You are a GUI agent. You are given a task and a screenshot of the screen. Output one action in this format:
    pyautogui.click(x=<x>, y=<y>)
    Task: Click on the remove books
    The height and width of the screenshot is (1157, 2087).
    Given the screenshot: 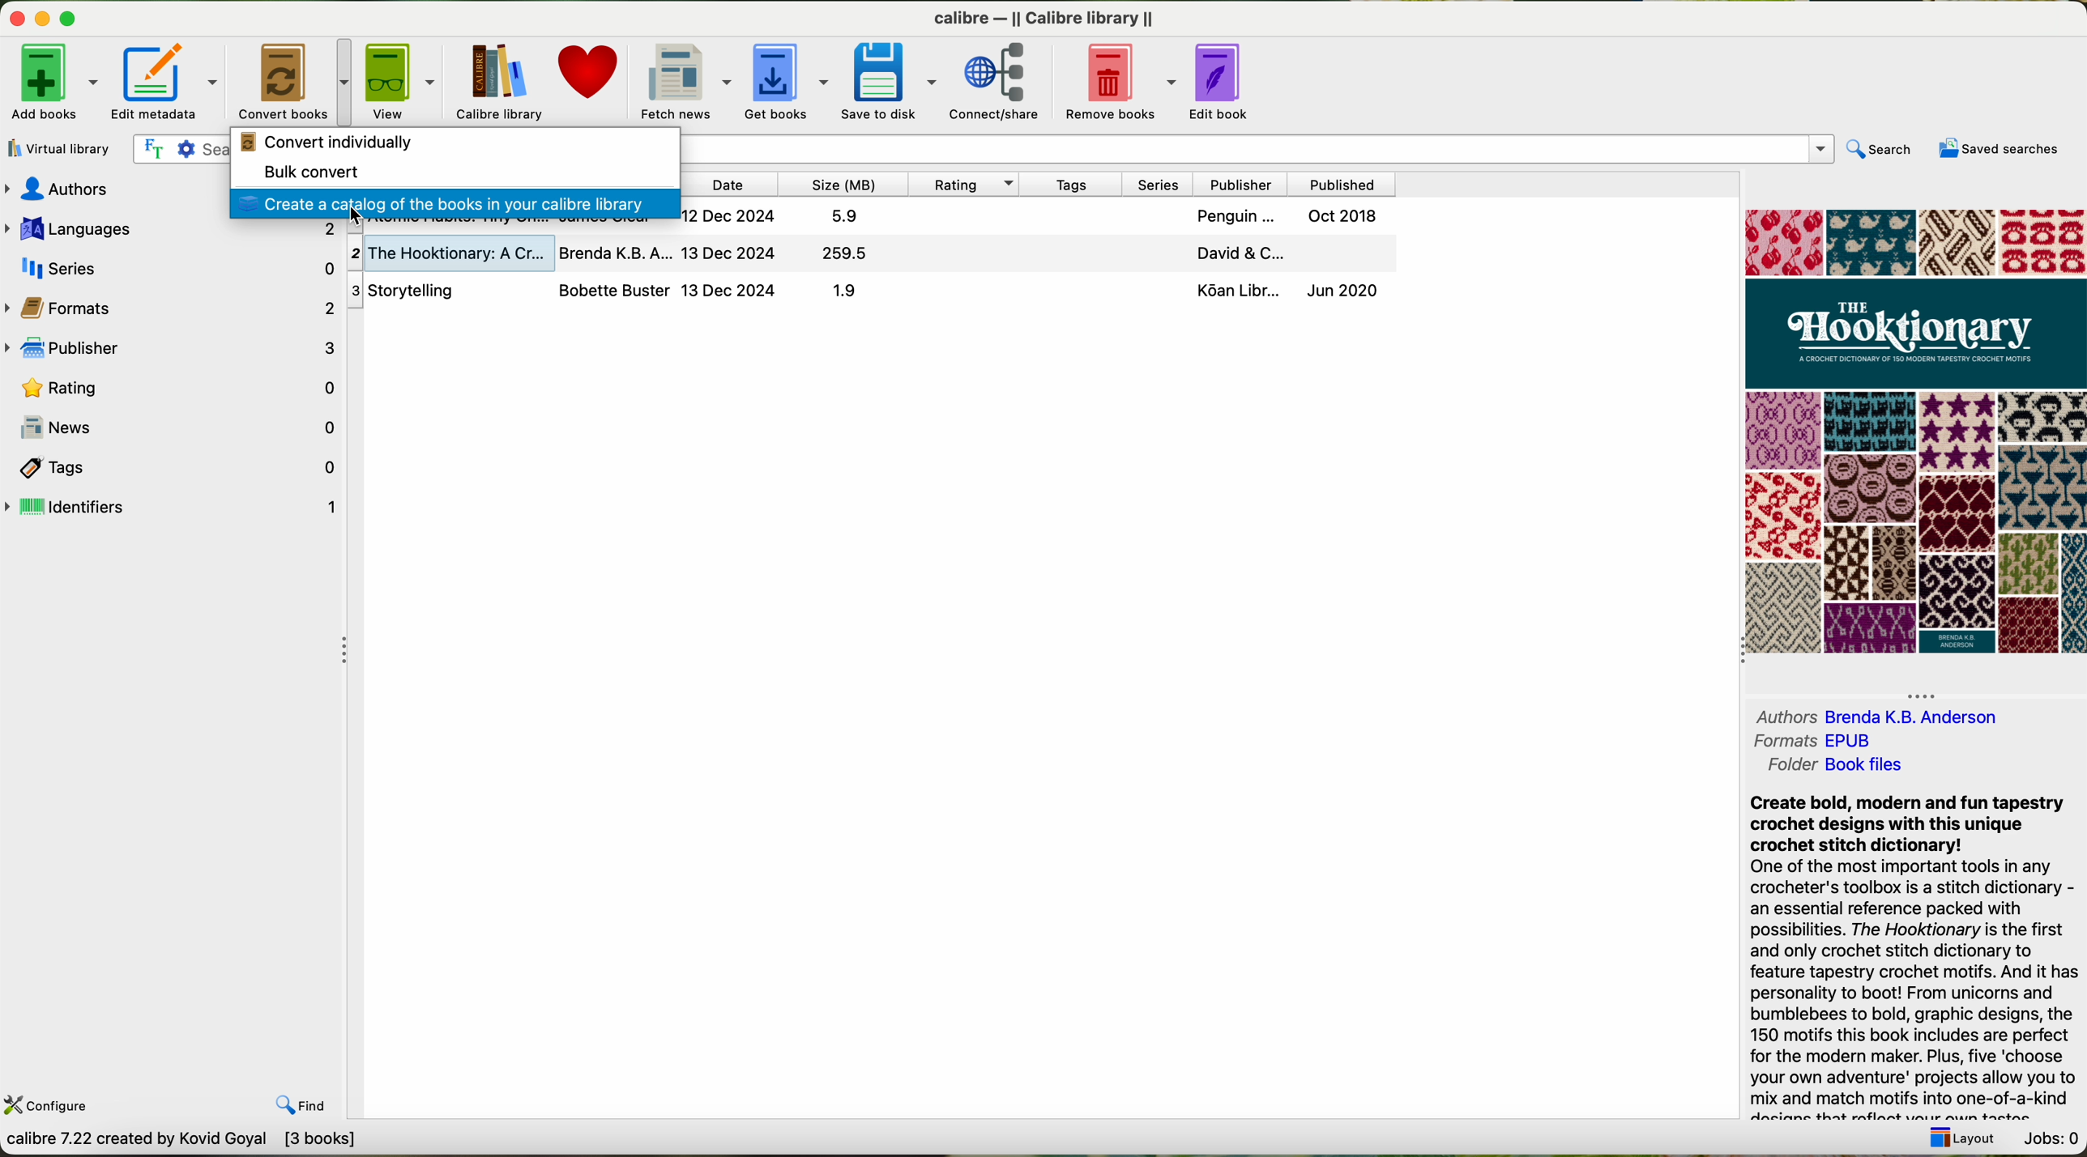 What is the action you would take?
    pyautogui.click(x=1121, y=82)
    